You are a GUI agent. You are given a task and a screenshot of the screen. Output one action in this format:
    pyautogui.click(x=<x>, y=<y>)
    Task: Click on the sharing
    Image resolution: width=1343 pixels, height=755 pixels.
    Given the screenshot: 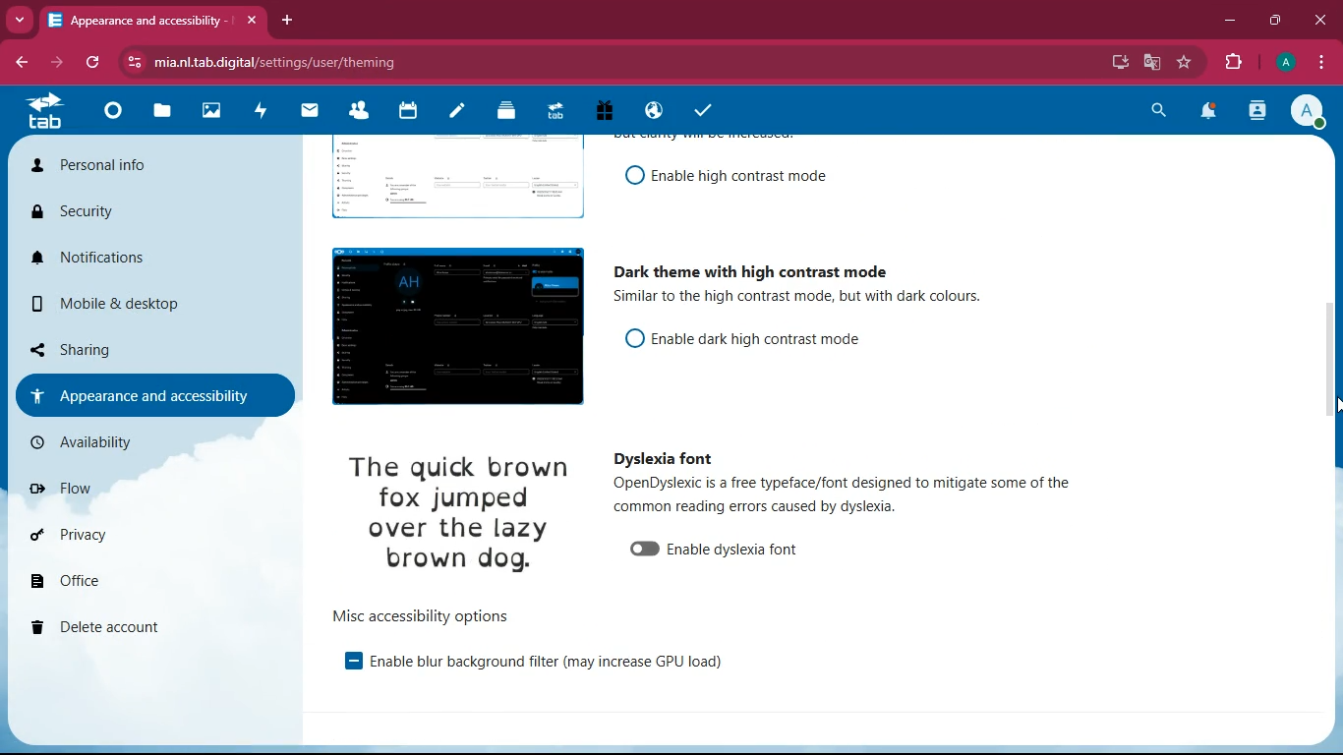 What is the action you would take?
    pyautogui.click(x=95, y=348)
    